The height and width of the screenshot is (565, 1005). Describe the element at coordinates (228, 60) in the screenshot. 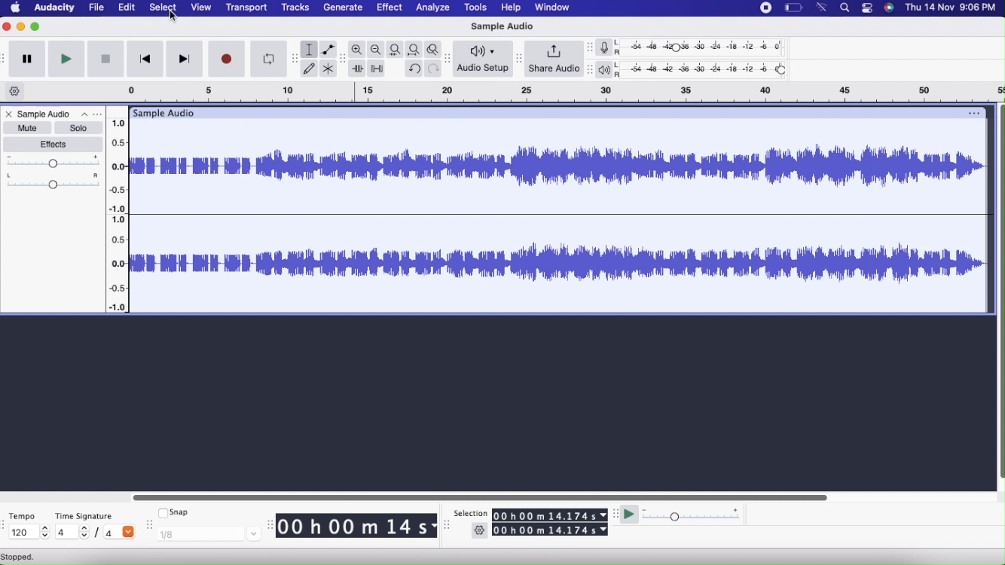

I see `Record` at that location.